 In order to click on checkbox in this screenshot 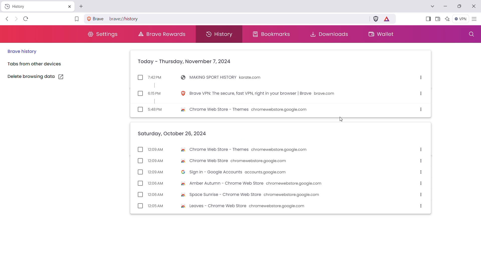, I will do `click(139, 161)`.